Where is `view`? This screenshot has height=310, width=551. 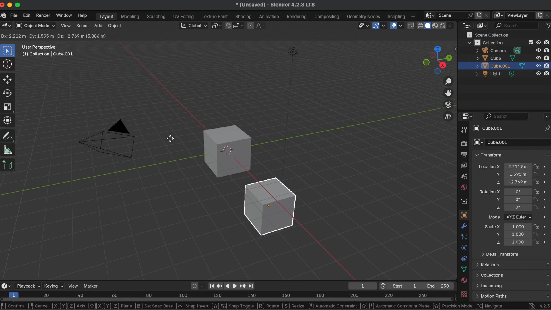
view is located at coordinates (73, 286).